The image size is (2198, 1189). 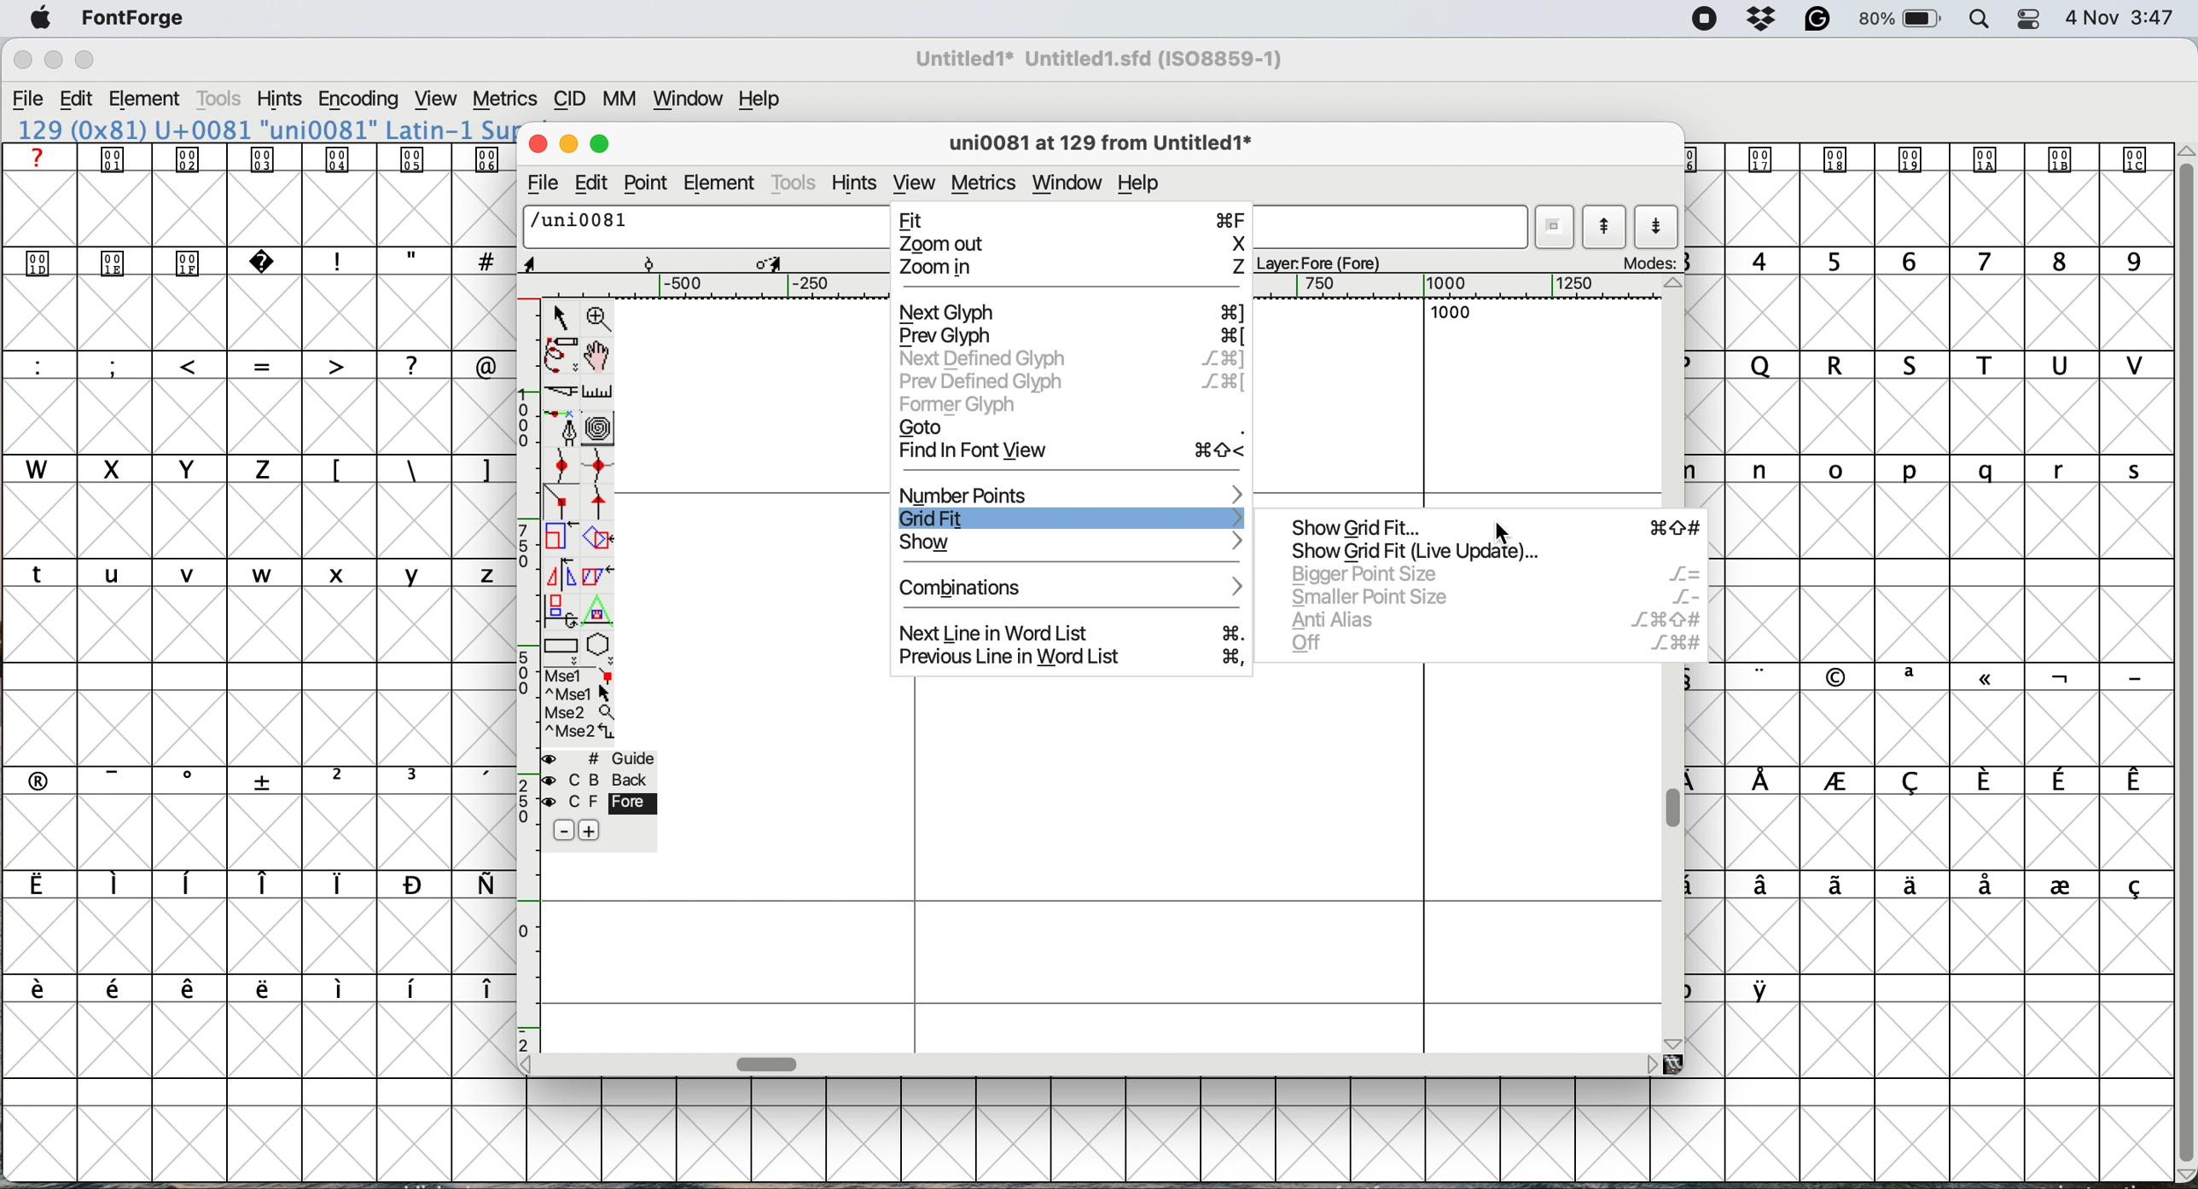 What do you see at coordinates (597, 469) in the screenshot?
I see `add a curve point horizontal or vertical` at bounding box center [597, 469].